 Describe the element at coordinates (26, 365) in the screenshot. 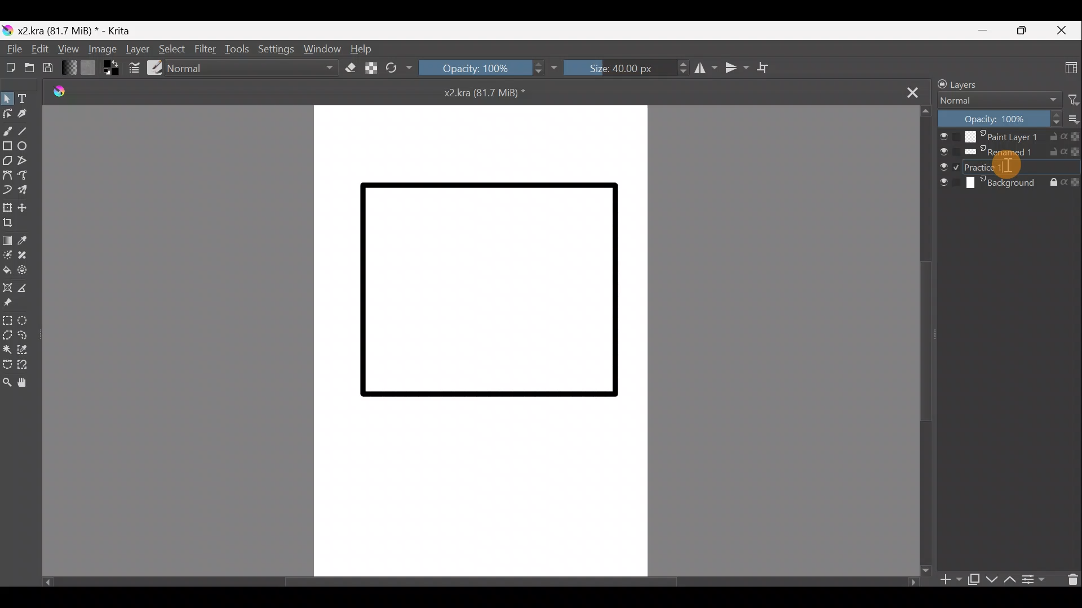

I see `Magnetic curve selection tool` at that location.